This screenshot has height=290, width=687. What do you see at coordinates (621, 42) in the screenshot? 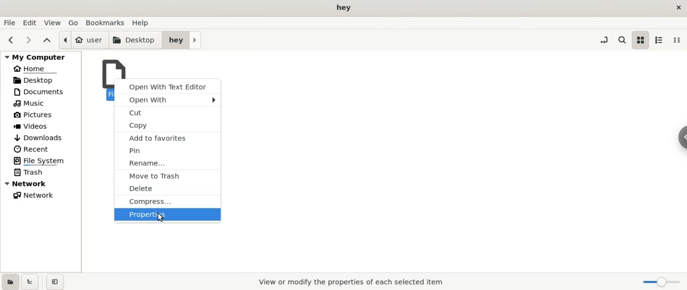
I see `search` at bounding box center [621, 42].